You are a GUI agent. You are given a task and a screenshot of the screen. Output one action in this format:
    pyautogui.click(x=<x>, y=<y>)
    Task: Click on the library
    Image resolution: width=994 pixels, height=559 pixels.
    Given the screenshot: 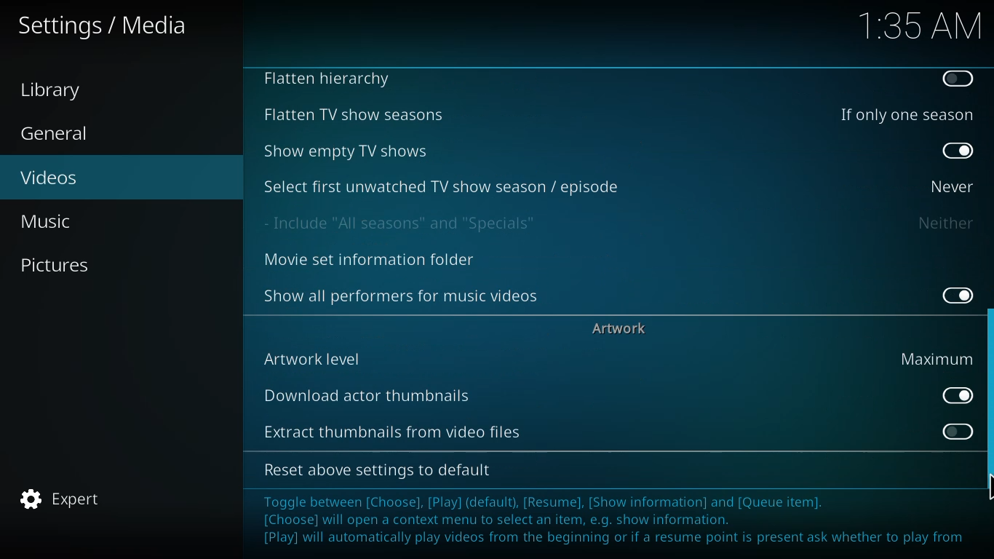 What is the action you would take?
    pyautogui.click(x=56, y=90)
    